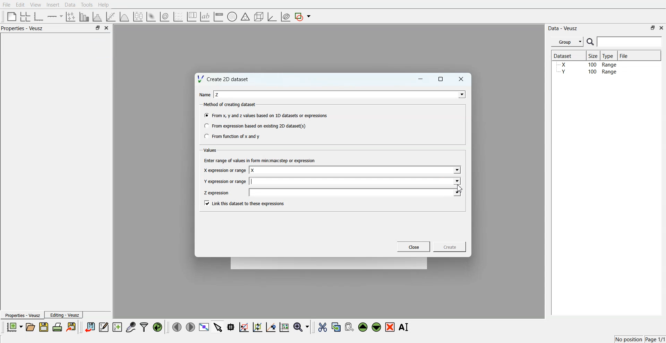 This screenshot has width=666, height=343. Describe the element at coordinates (151, 17) in the screenshot. I see `3D Surface` at that location.